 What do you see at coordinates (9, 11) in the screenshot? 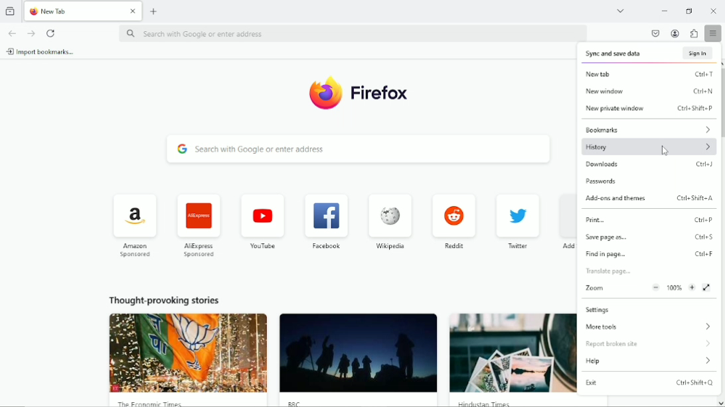
I see `View recent browsing` at bounding box center [9, 11].